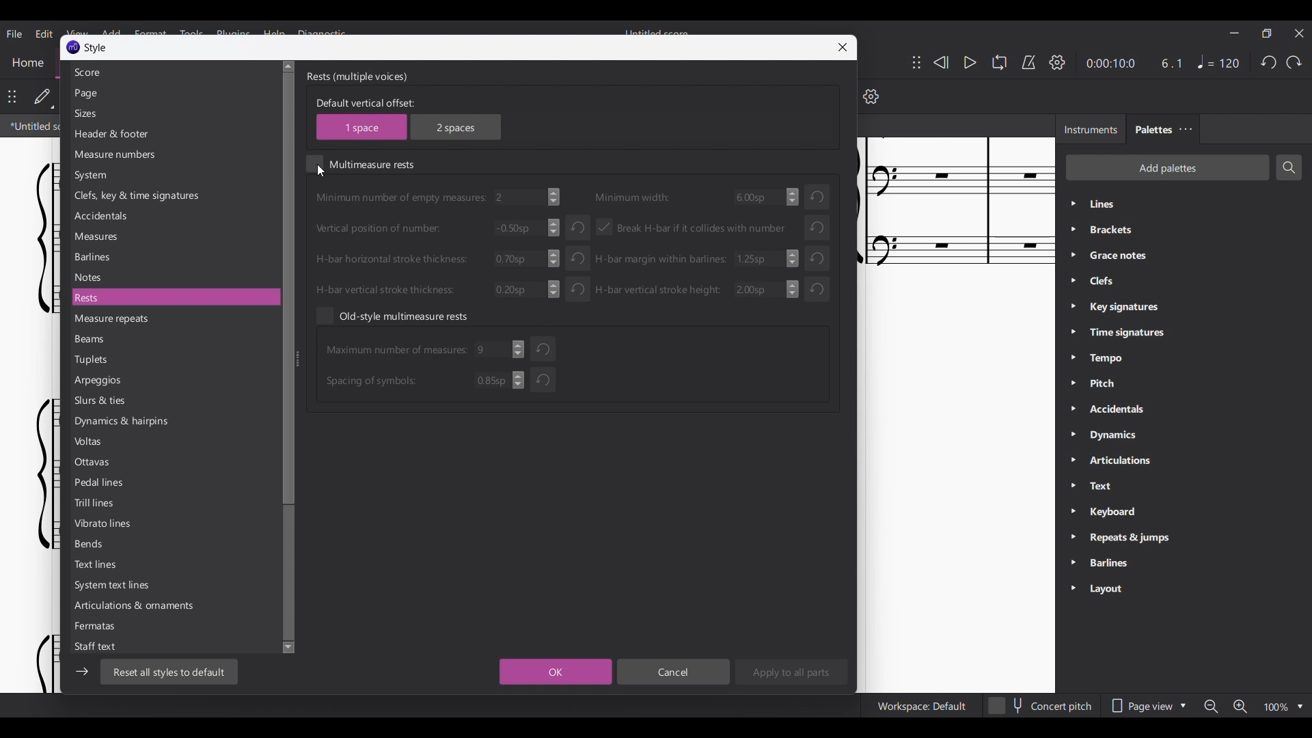 The height and width of the screenshot is (738, 1312). What do you see at coordinates (31, 126) in the screenshot?
I see `Current tab highlighted` at bounding box center [31, 126].